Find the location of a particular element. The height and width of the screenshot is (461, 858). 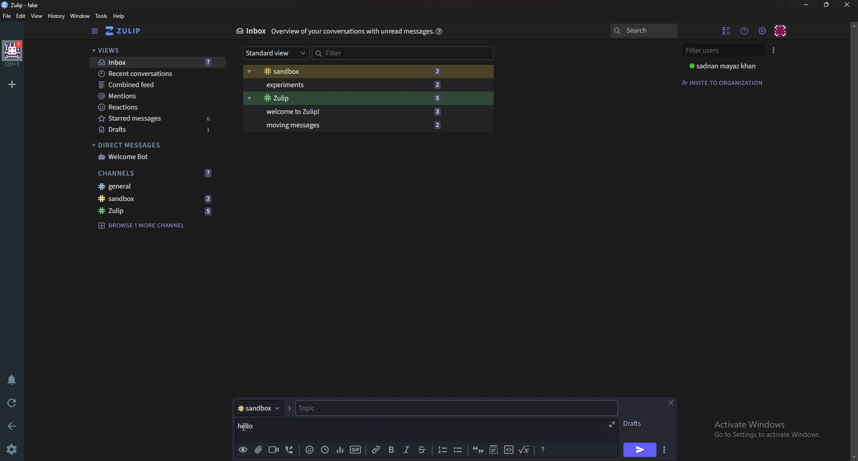

scroll bar is located at coordinates (853, 239).